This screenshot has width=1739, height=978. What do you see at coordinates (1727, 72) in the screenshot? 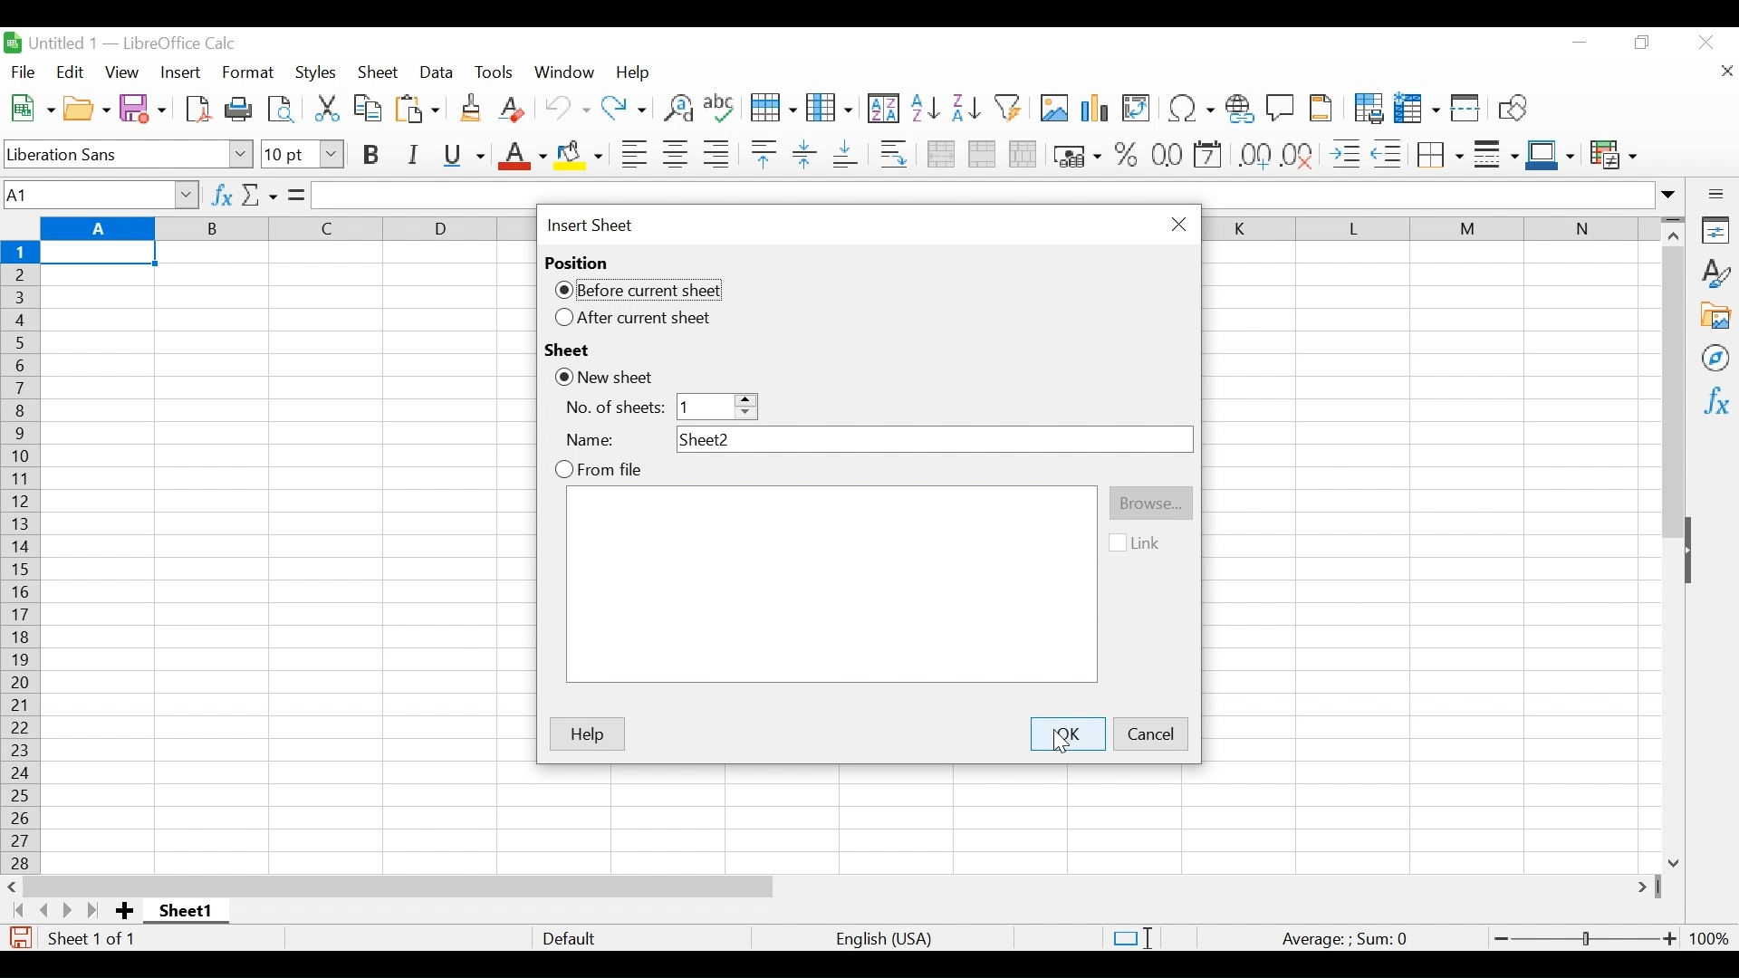
I see `Close document` at bounding box center [1727, 72].